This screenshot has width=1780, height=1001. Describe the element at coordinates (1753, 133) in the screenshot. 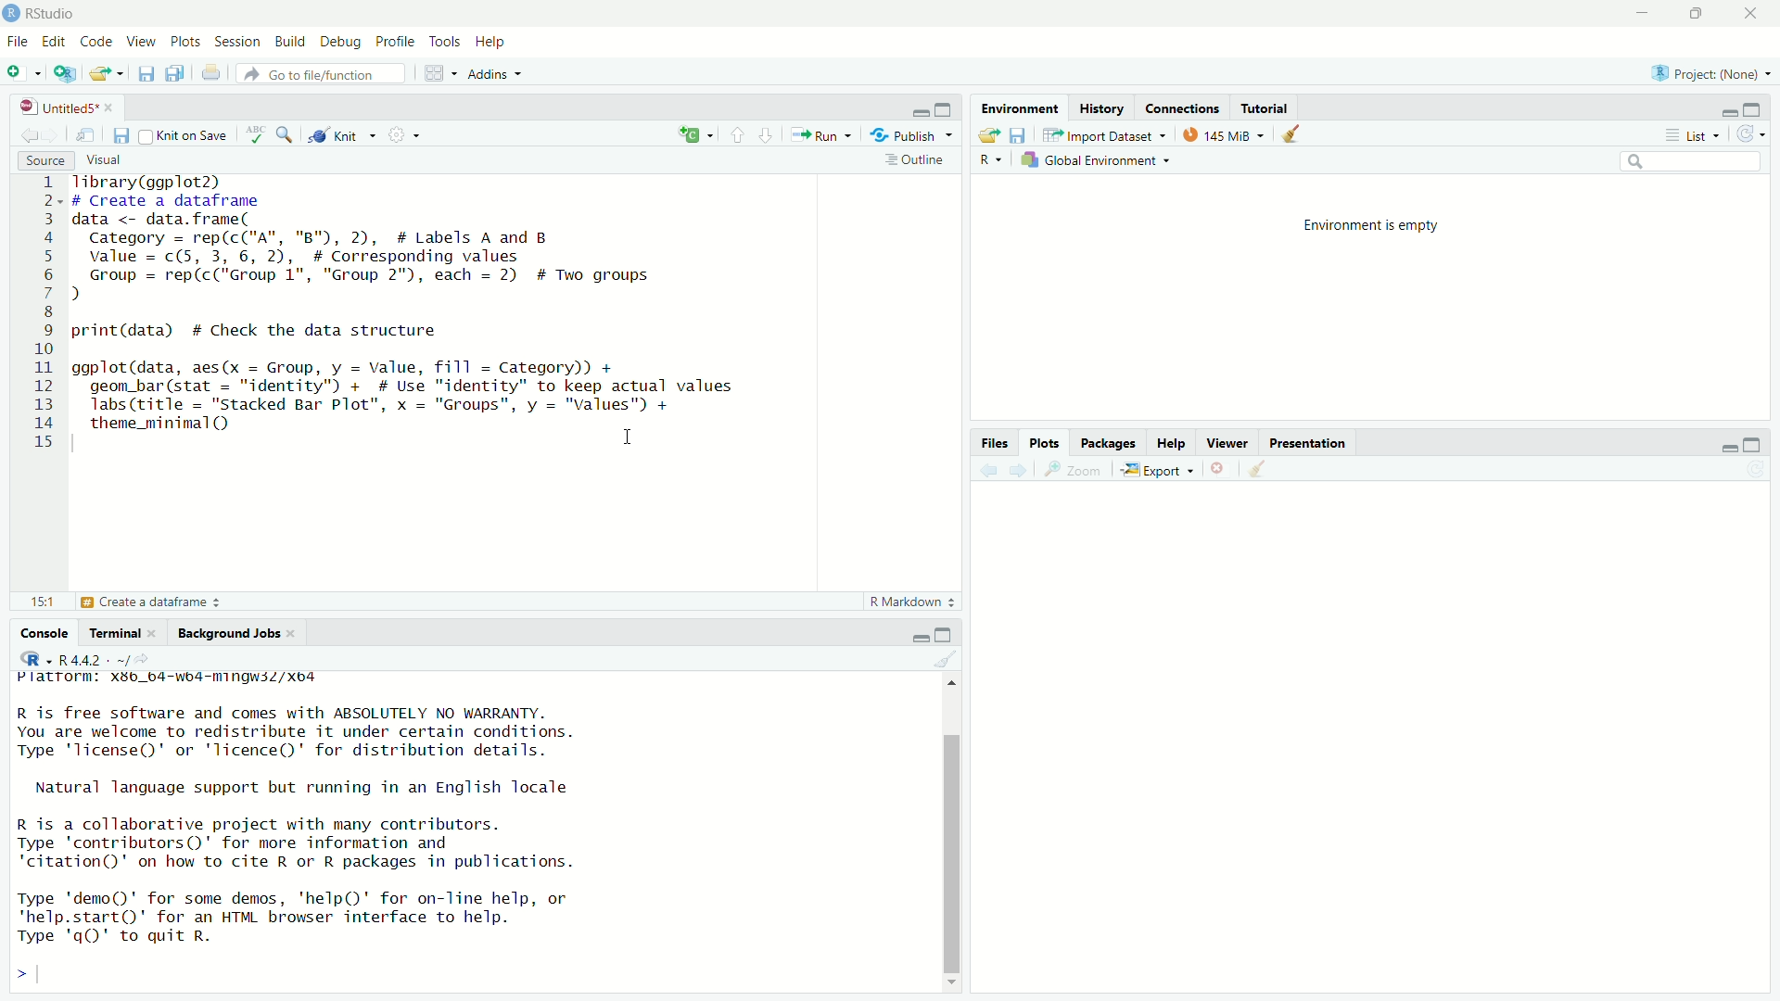

I see `Refresh the list of objects in the environment` at that location.